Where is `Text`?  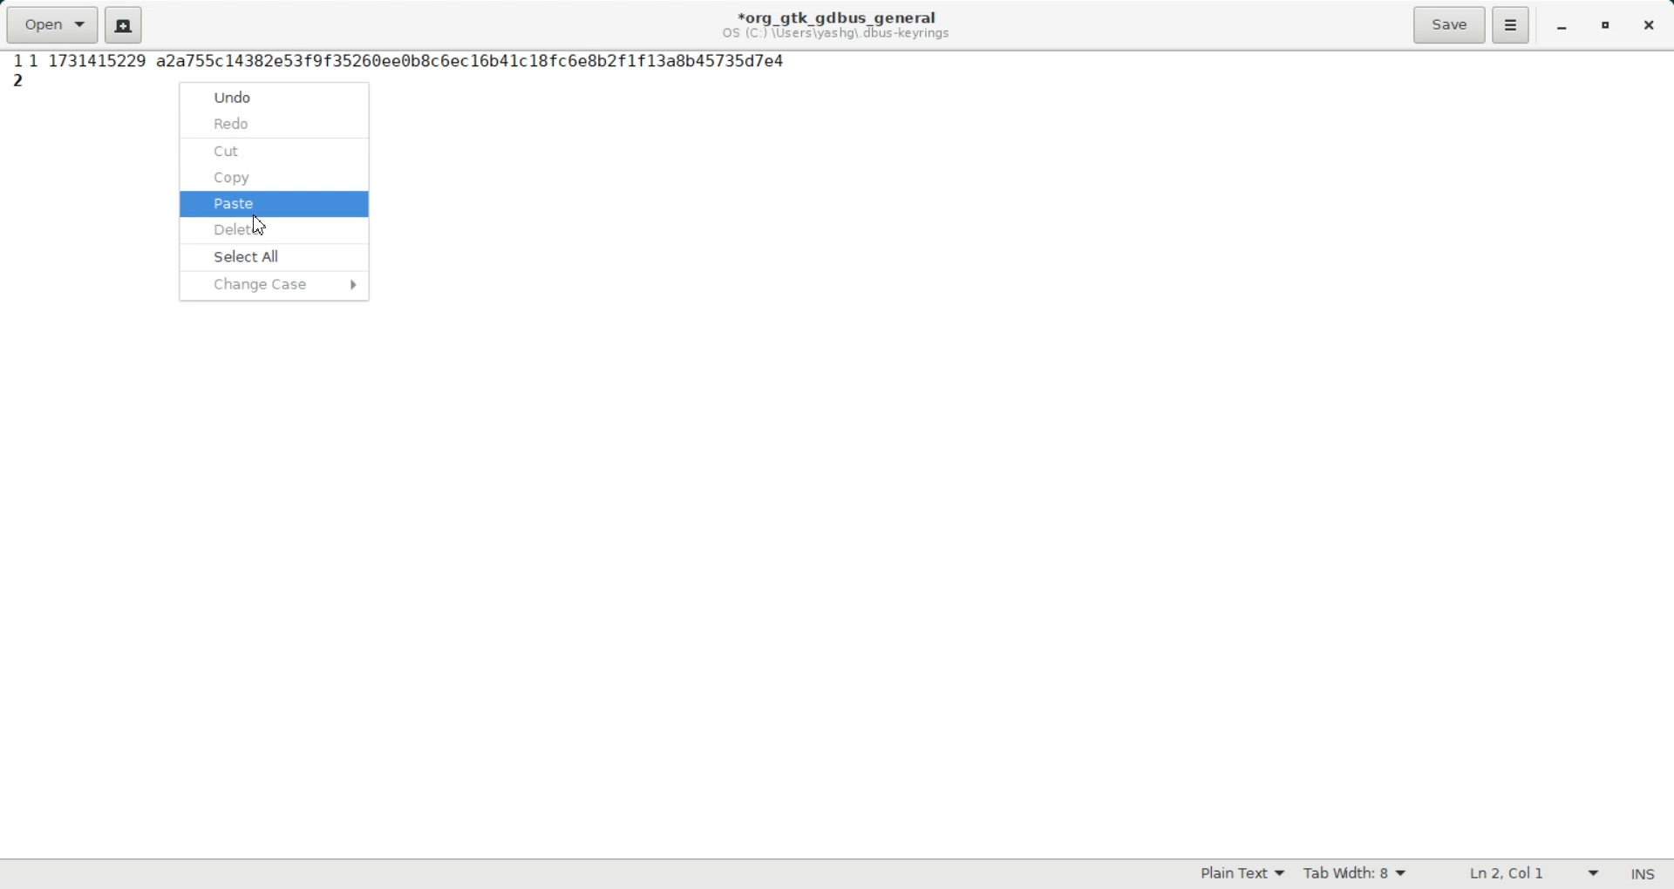 Text is located at coordinates (1642, 874).